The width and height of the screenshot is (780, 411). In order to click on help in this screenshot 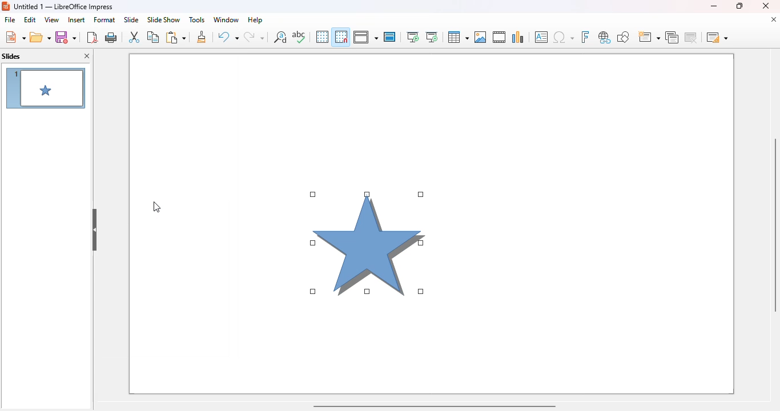, I will do `click(255, 19)`.